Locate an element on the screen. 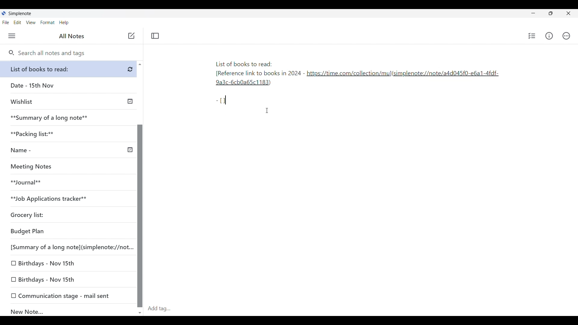 The width and height of the screenshot is (578, 325). Birthdays - Nov 15th is located at coordinates (69, 280).